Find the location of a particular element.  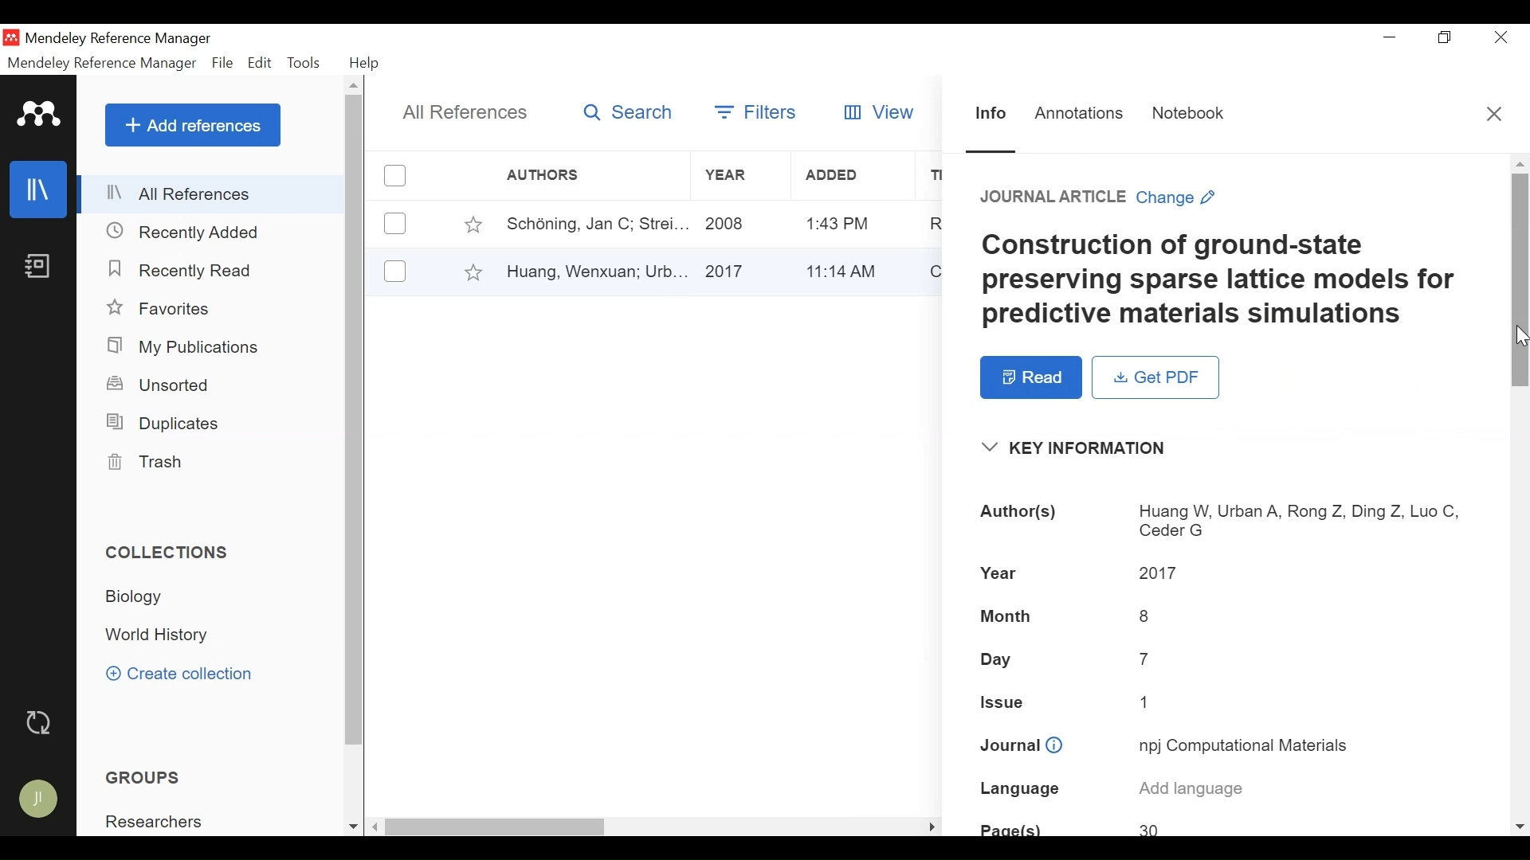

Tools is located at coordinates (304, 63).